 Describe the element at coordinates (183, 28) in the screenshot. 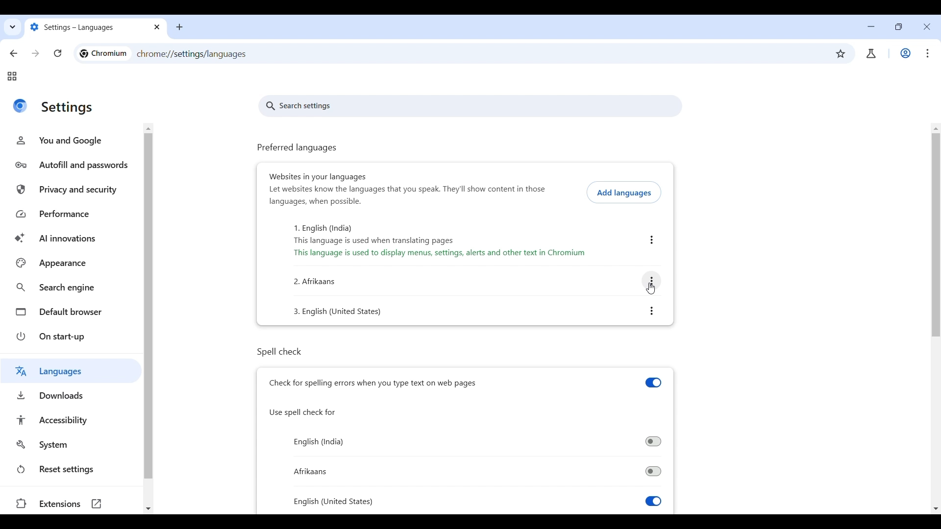

I see `add new tab` at that location.